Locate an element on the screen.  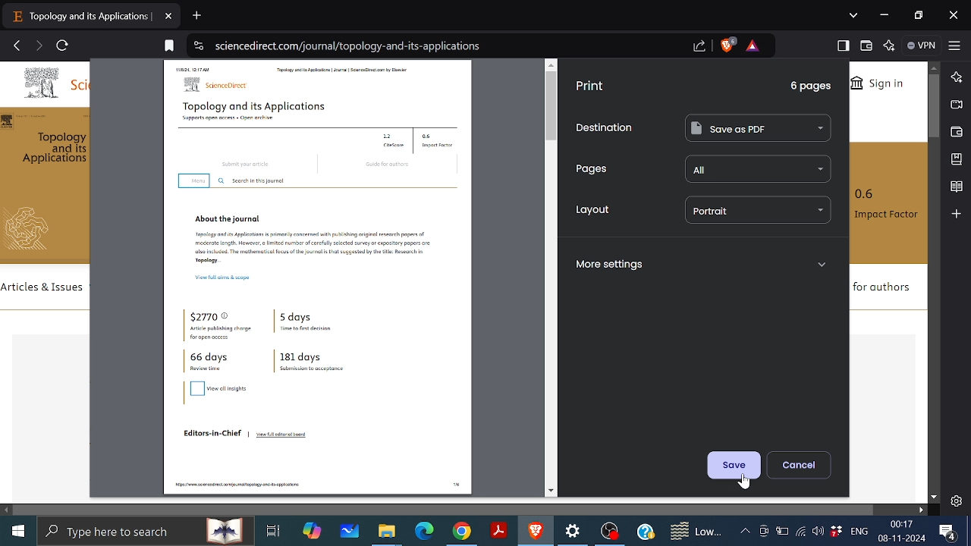
view all insights is located at coordinates (222, 388).